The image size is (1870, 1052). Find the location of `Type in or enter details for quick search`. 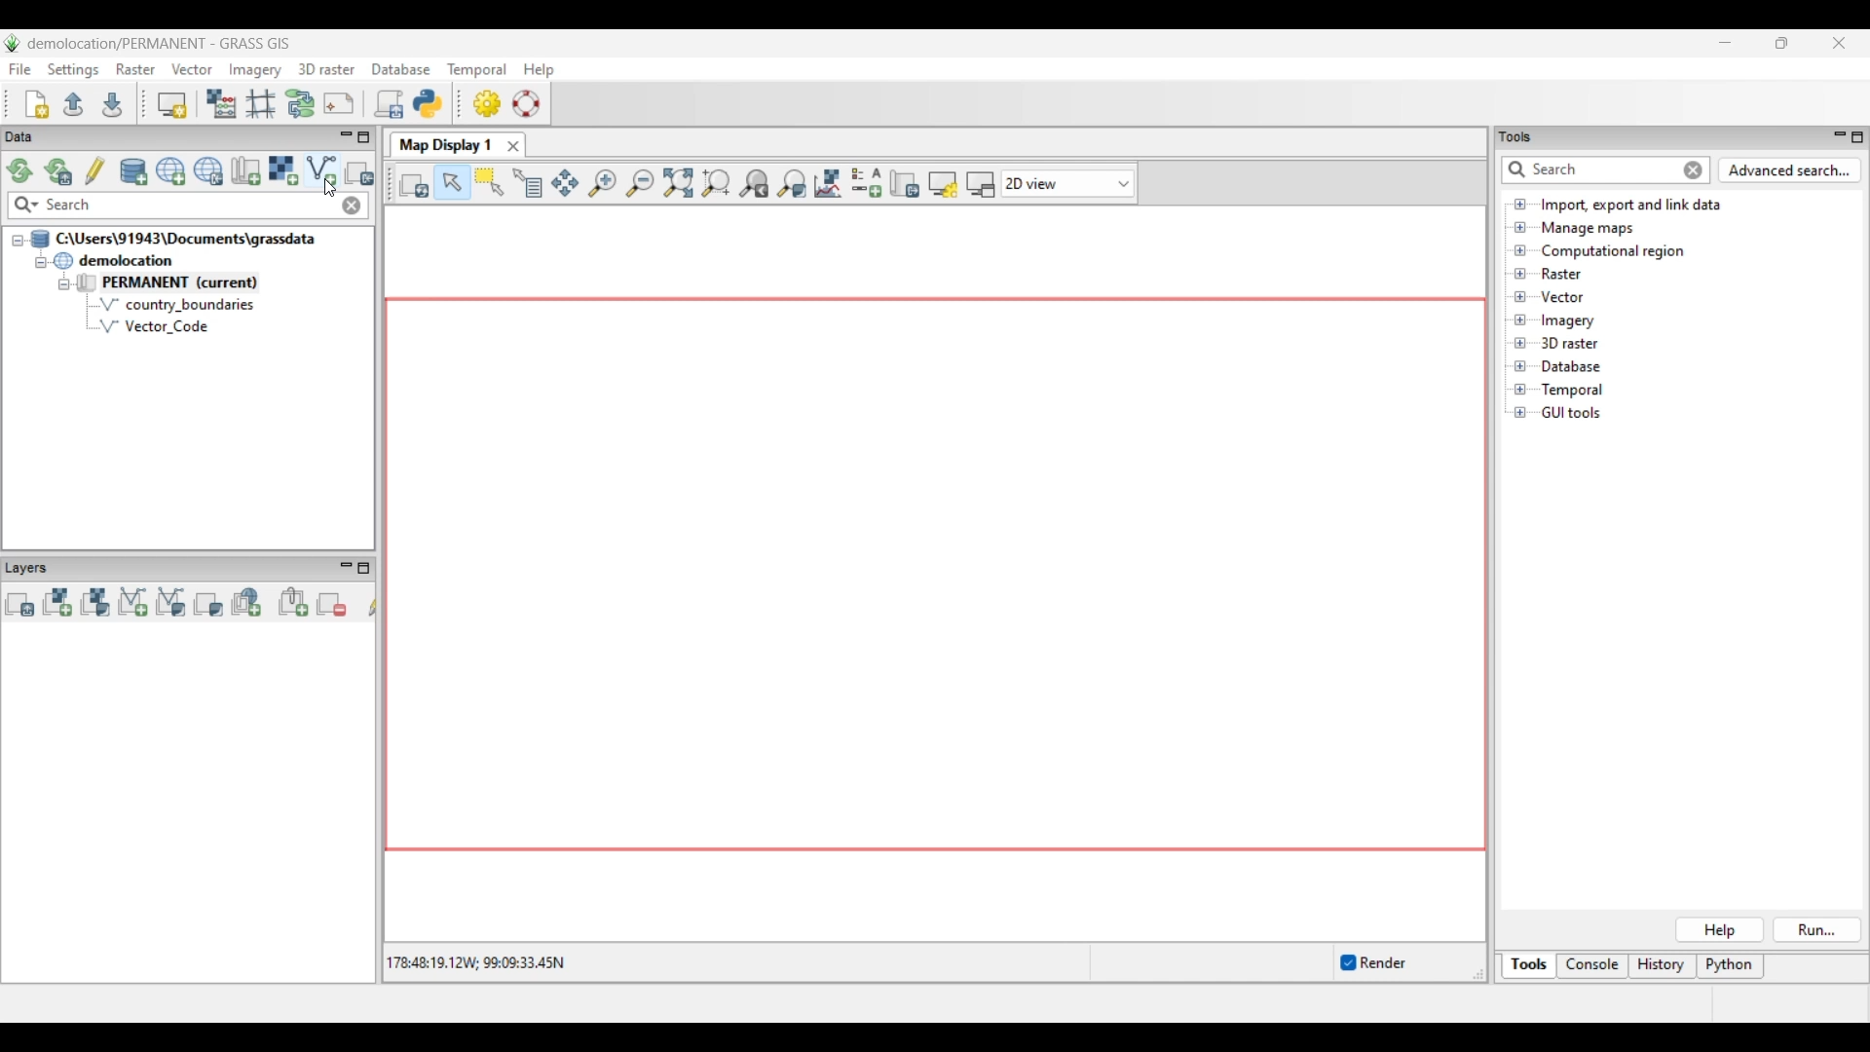

Type in or enter details for quick search is located at coordinates (1587, 169).